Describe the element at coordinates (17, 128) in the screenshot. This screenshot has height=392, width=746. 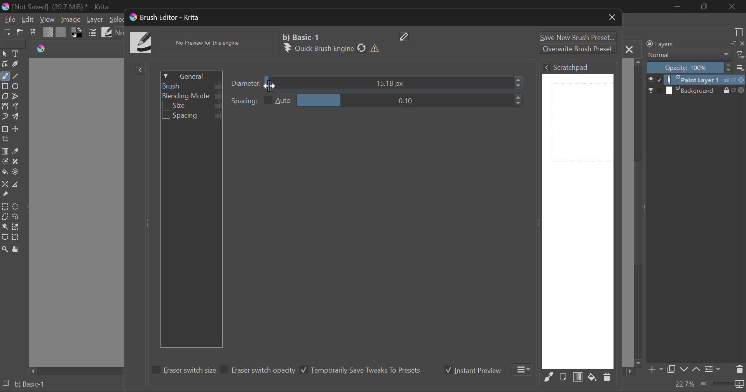
I see `Move Layer` at that location.